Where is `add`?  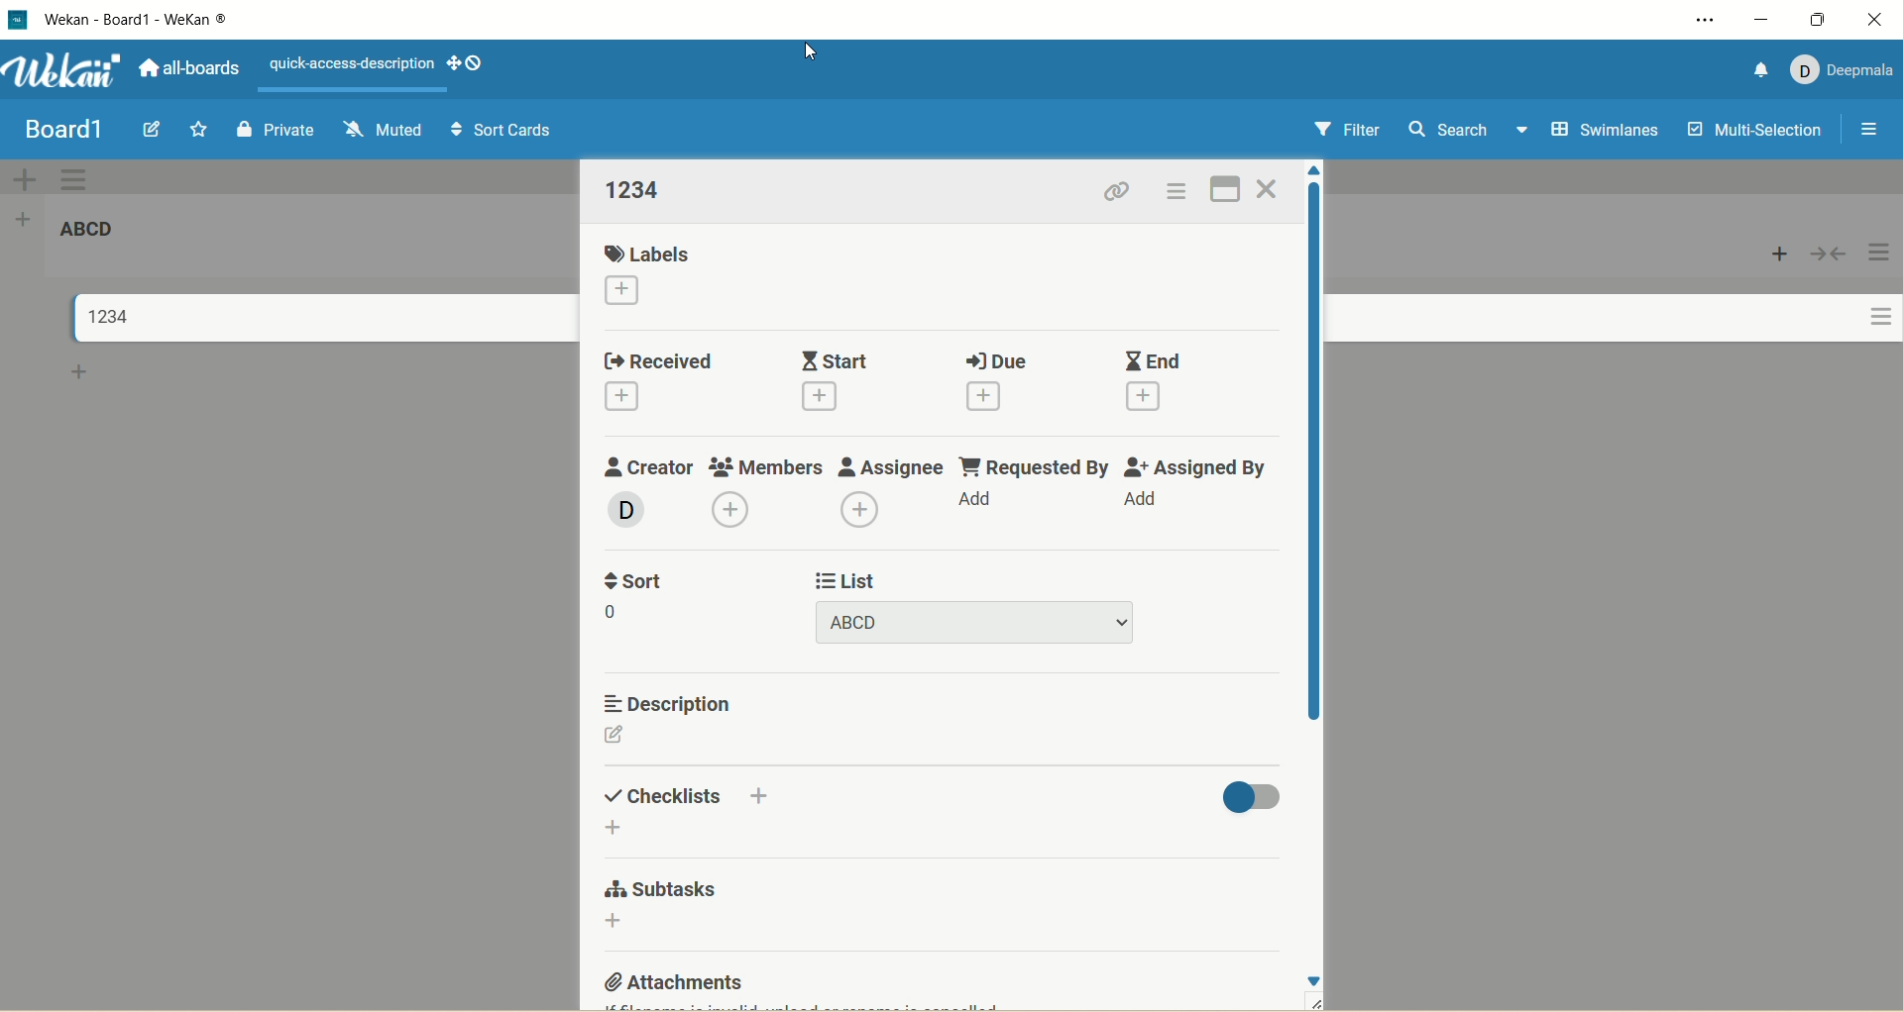 add is located at coordinates (621, 399).